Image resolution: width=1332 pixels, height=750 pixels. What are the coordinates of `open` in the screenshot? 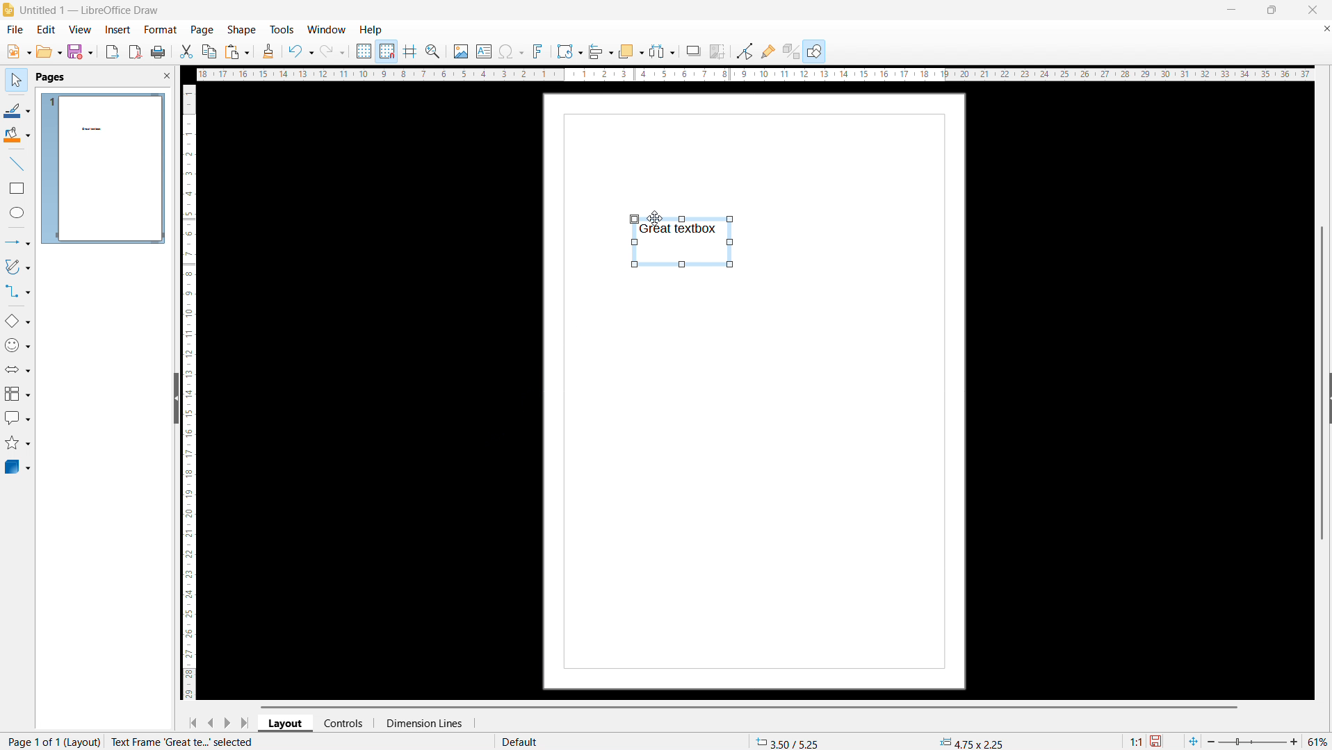 It's located at (48, 52).